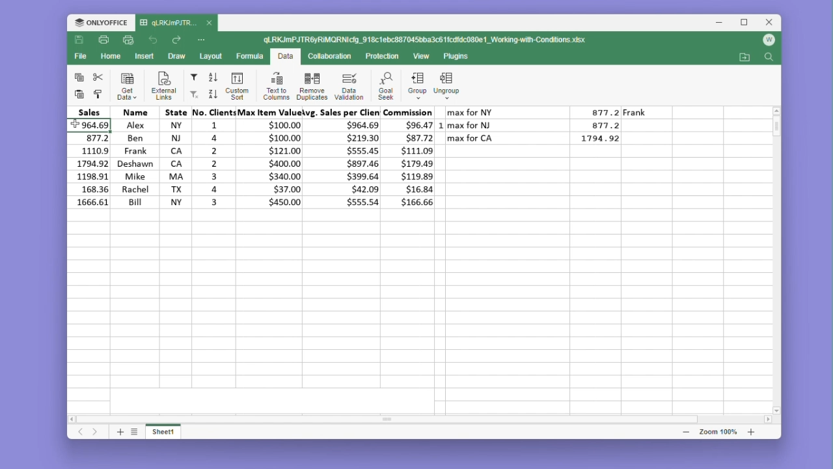  What do you see at coordinates (212, 94) in the screenshot?
I see `sort descending` at bounding box center [212, 94].